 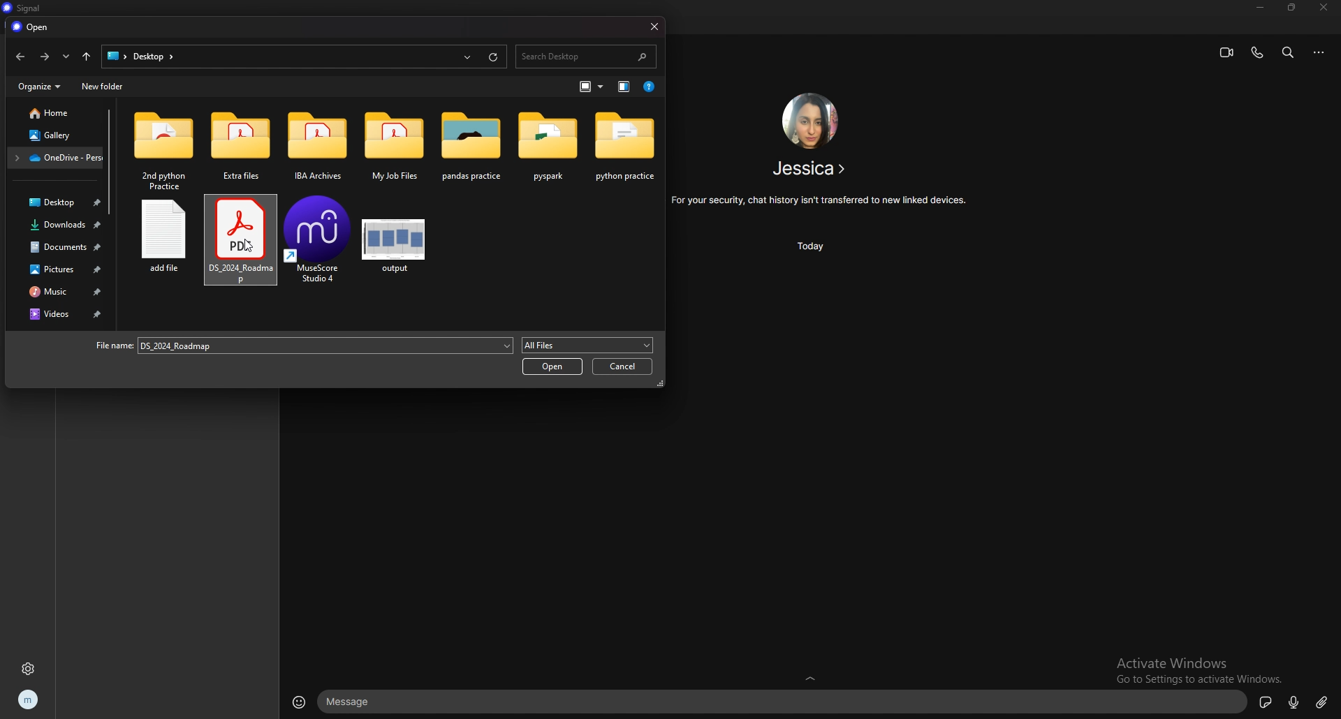 What do you see at coordinates (548, 147) in the screenshot?
I see `folder` at bounding box center [548, 147].